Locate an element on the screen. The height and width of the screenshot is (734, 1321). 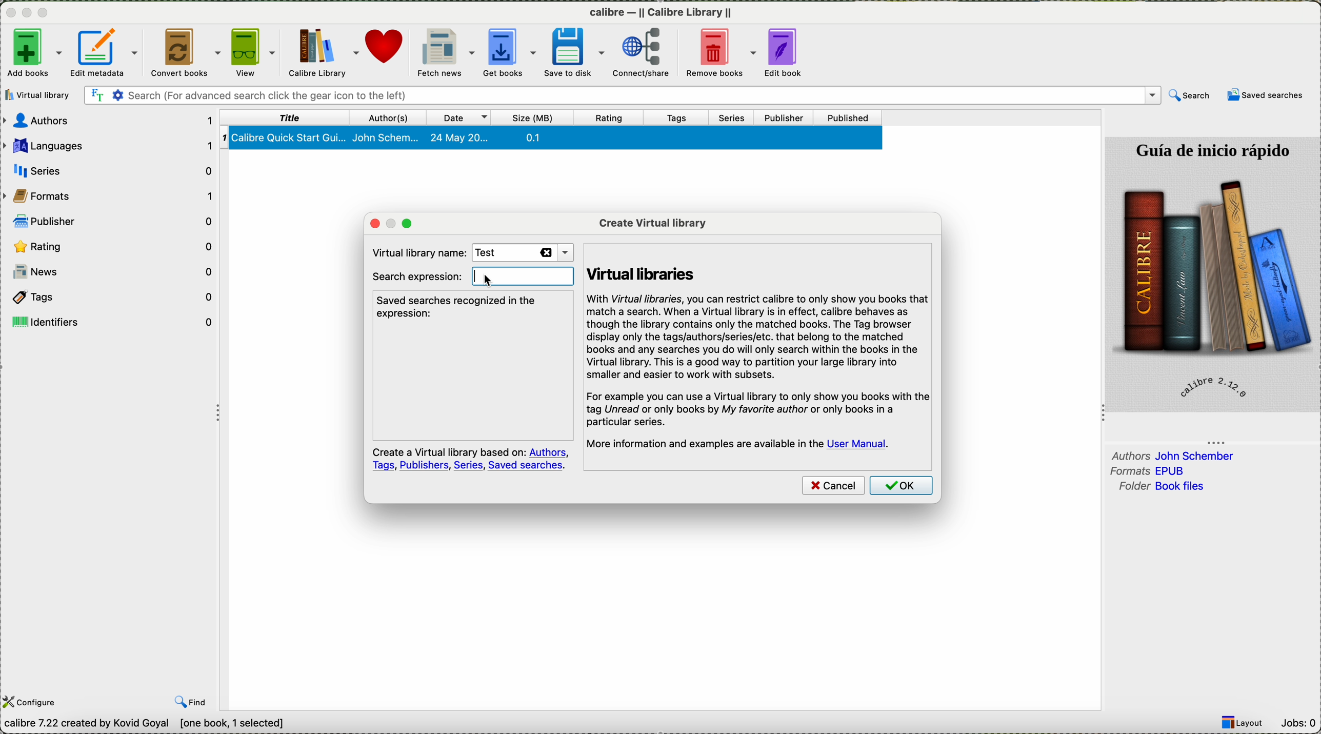
serie is located at coordinates (111, 169).